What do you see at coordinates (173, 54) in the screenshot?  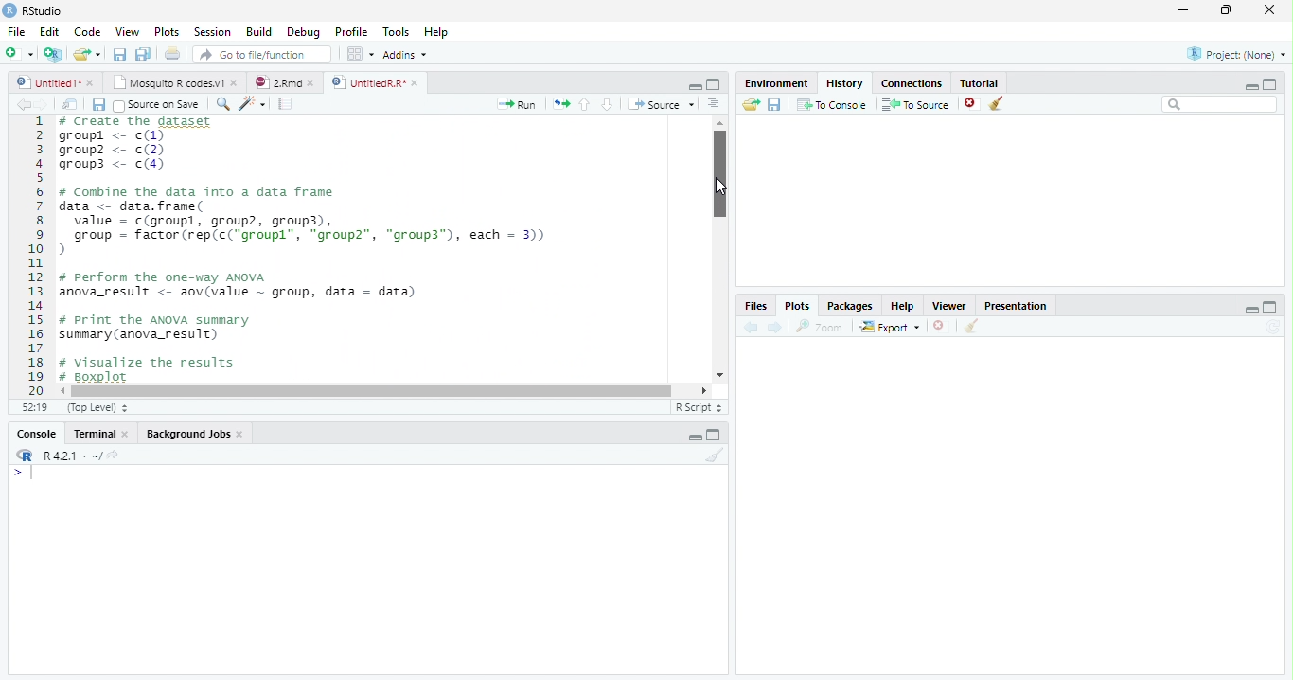 I see `Print  the current file` at bounding box center [173, 54].